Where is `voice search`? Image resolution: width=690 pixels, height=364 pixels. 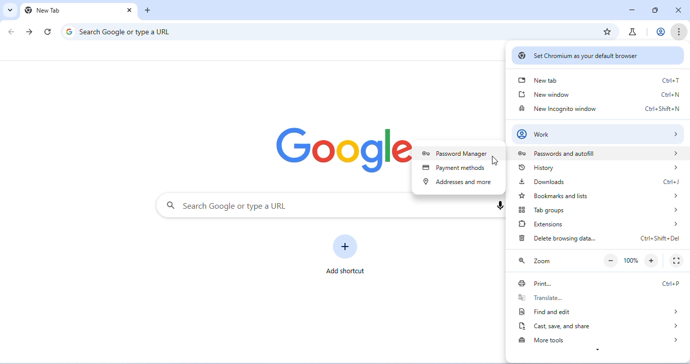
voice search is located at coordinates (498, 206).